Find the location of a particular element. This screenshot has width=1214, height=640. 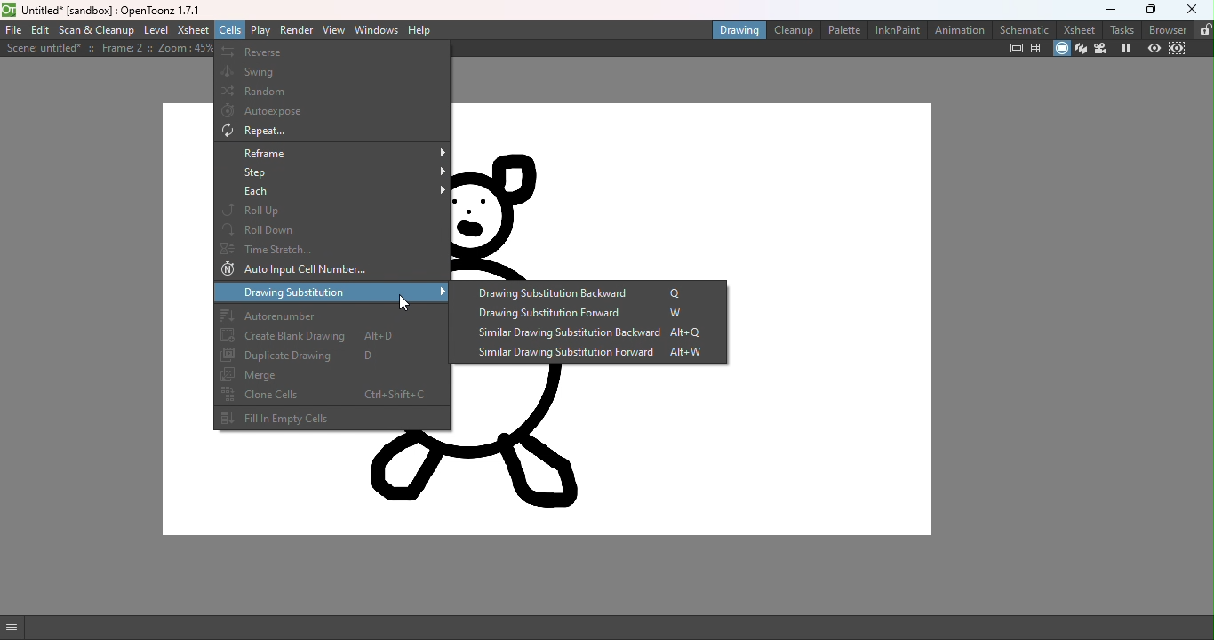

Merge is located at coordinates (331, 374).